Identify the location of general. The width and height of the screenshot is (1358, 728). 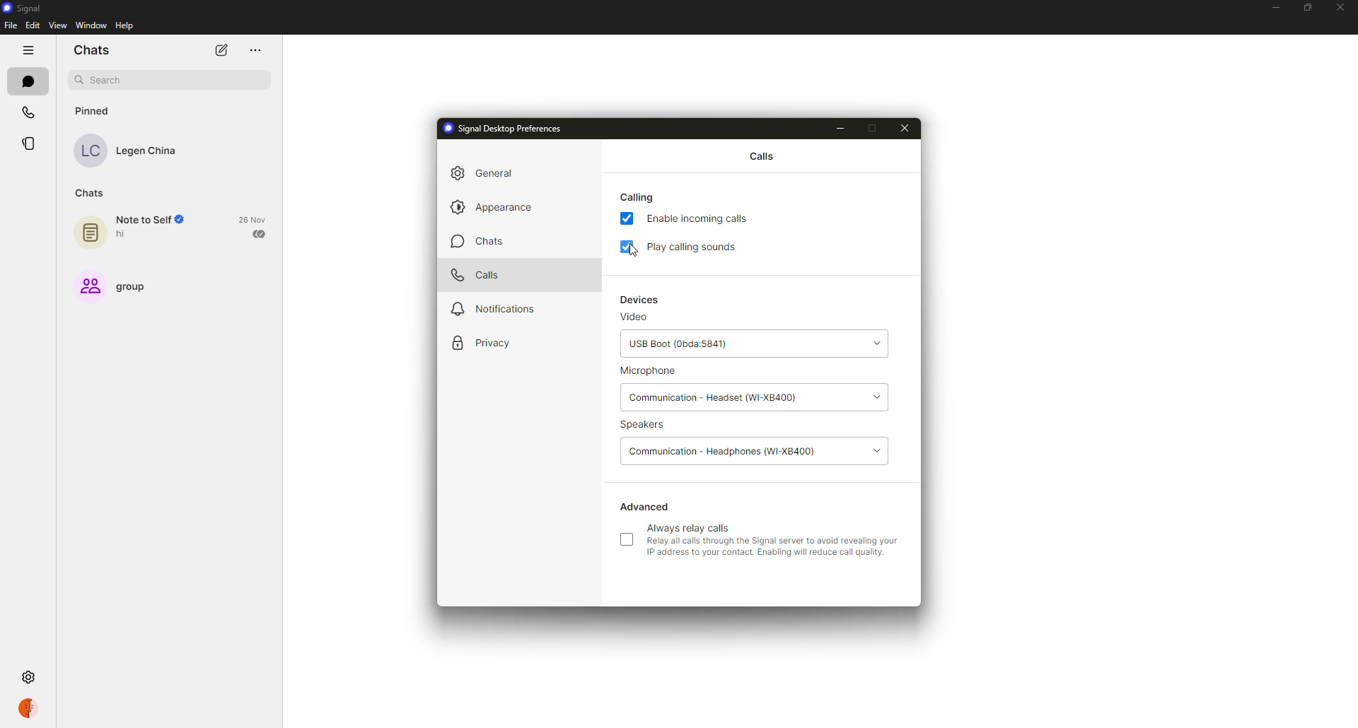
(485, 173).